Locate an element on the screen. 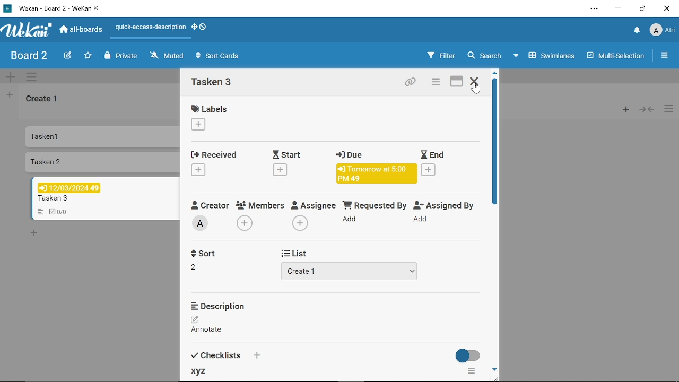  card name is located at coordinates (212, 83).